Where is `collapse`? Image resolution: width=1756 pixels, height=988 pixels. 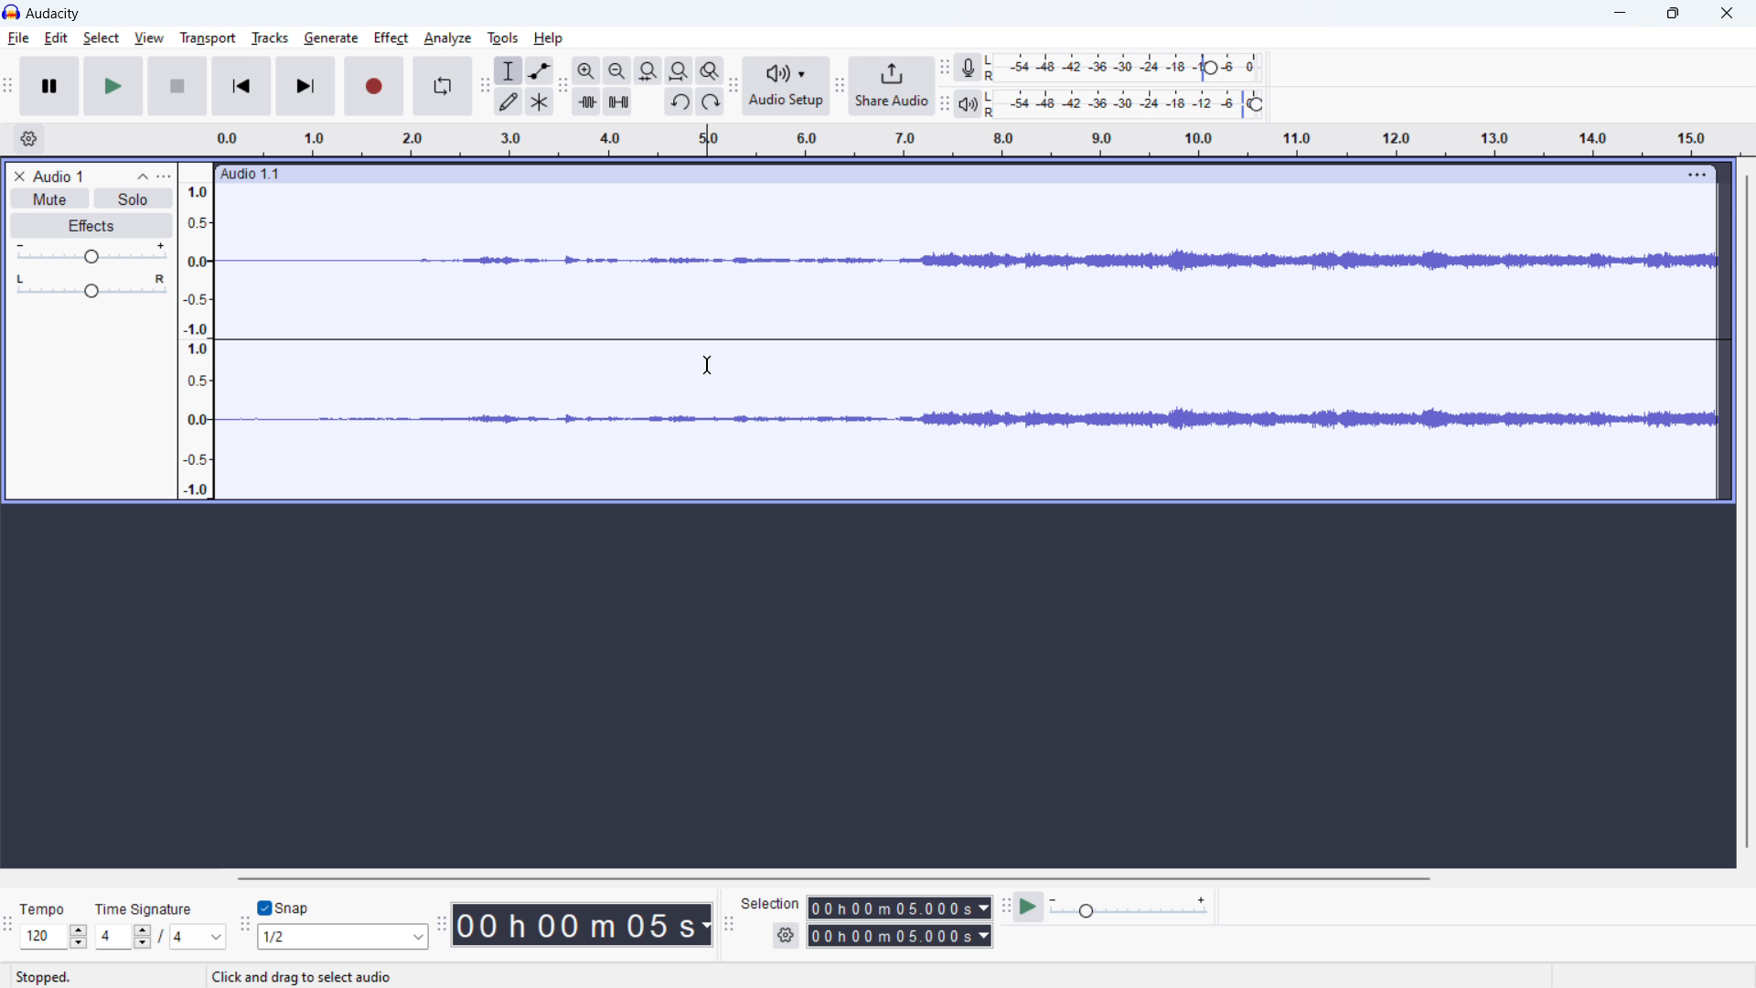 collapse is located at coordinates (143, 175).